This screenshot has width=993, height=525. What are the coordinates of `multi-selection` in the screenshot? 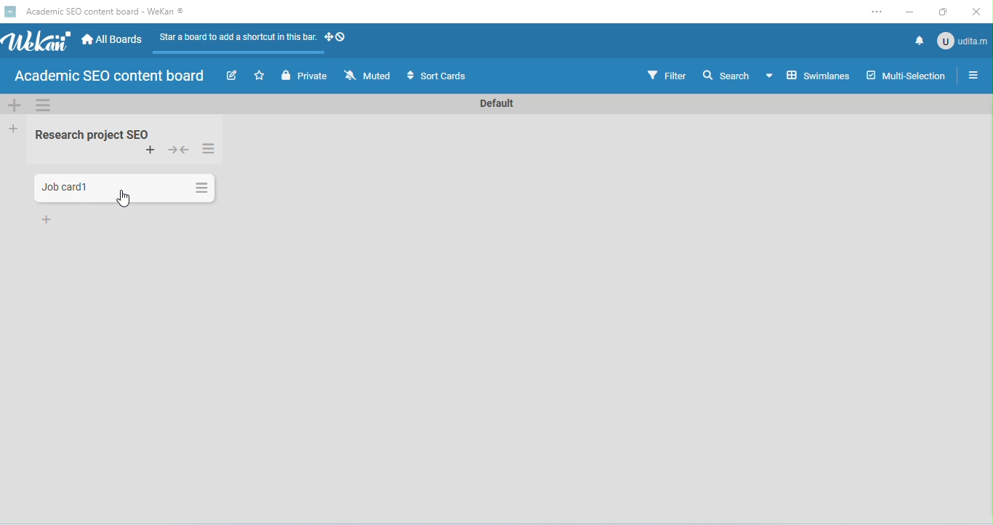 It's located at (904, 76).